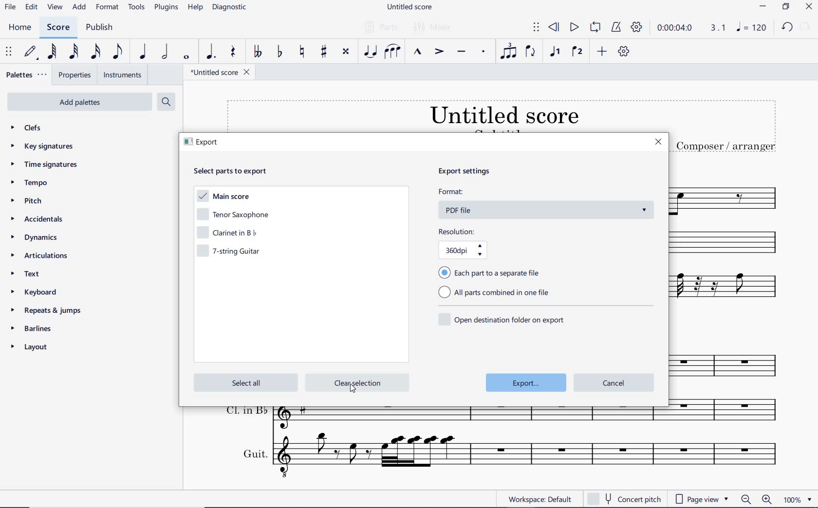 This screenshot has height=508, width=818. I want to click on HOME, so click(20, 28).